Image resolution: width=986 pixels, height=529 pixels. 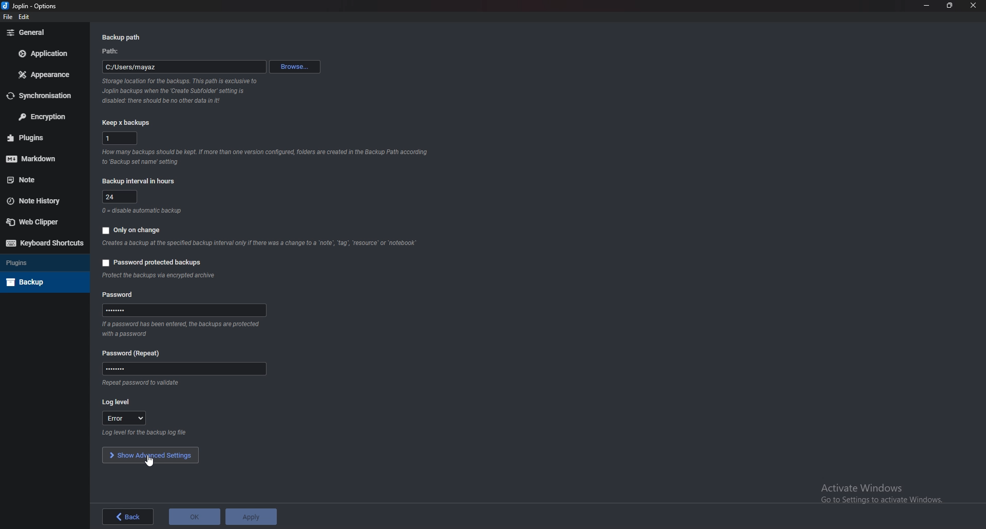 I want to click on 1, so click(x=121, y=138).